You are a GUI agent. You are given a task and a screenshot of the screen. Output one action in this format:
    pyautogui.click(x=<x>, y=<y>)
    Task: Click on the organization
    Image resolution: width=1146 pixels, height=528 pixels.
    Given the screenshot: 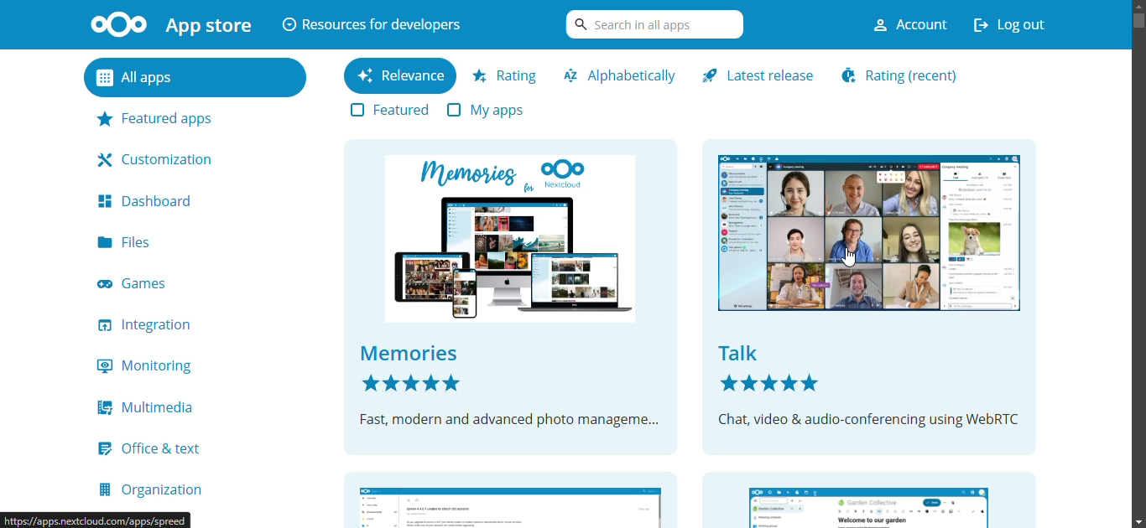 What is the action you would take?
    pyautogui.click(x=154, y=489)
    